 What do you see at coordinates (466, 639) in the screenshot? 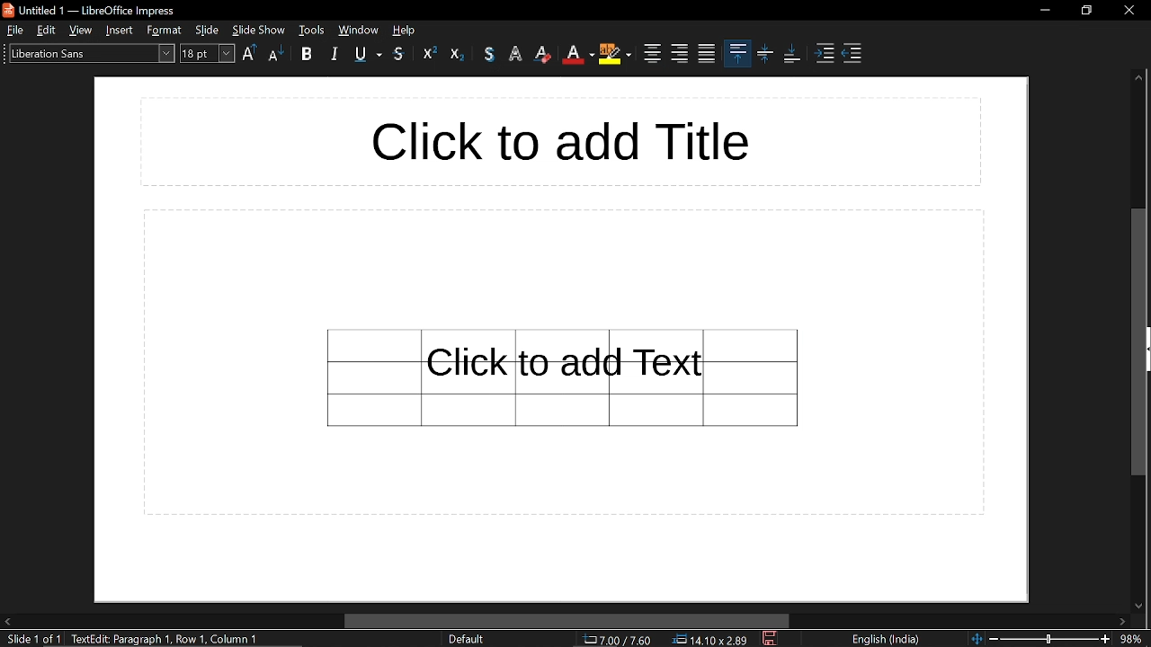
I see `slide format` at bounding box center [466, 639].